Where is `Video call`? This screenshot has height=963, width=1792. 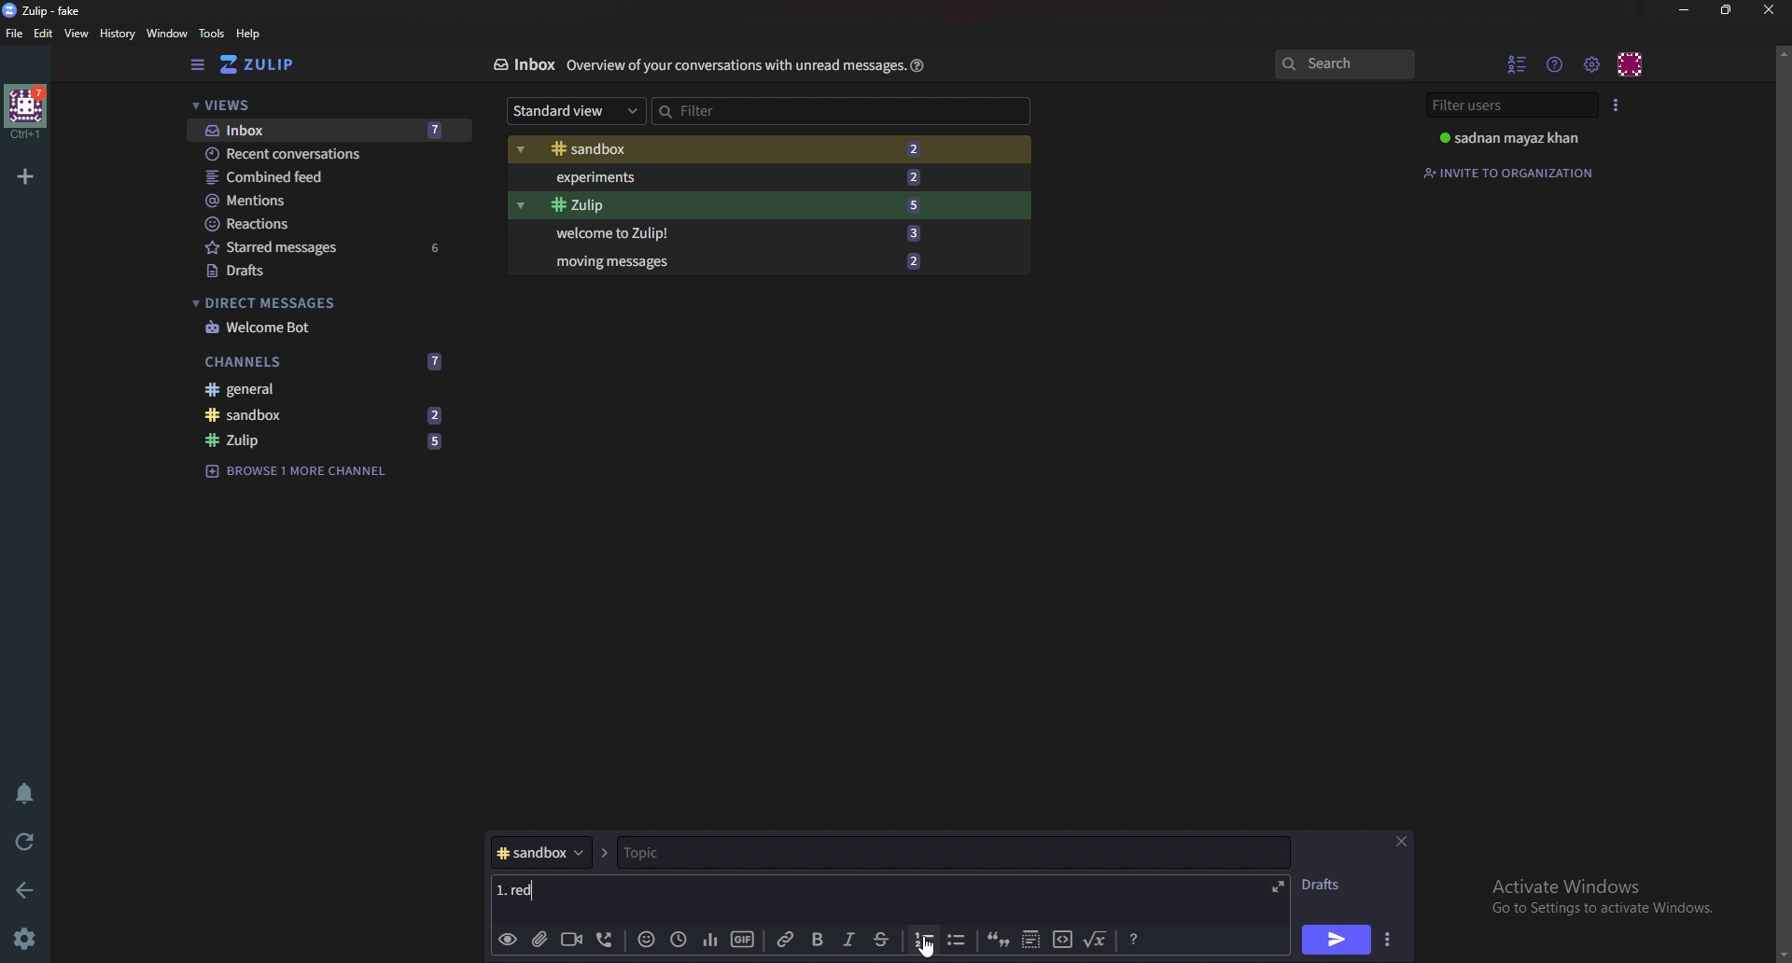
Video call is located at coordinates (569, 939).